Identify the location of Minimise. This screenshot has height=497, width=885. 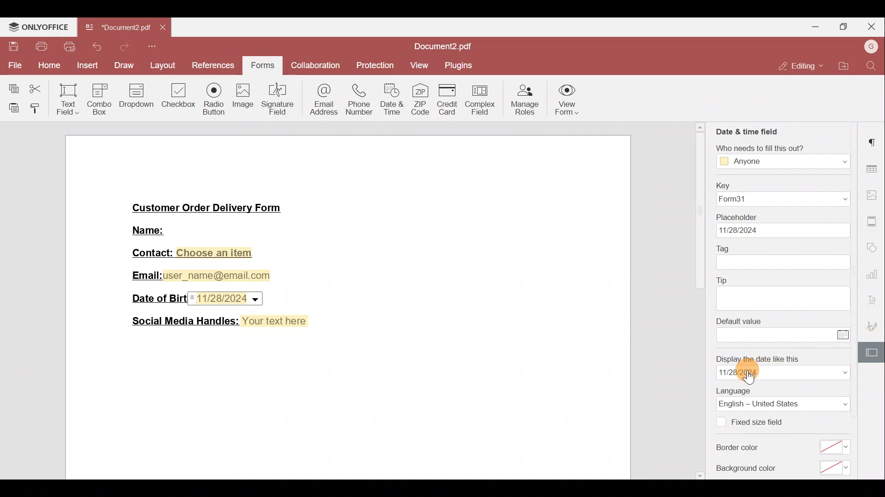
(815, 28).